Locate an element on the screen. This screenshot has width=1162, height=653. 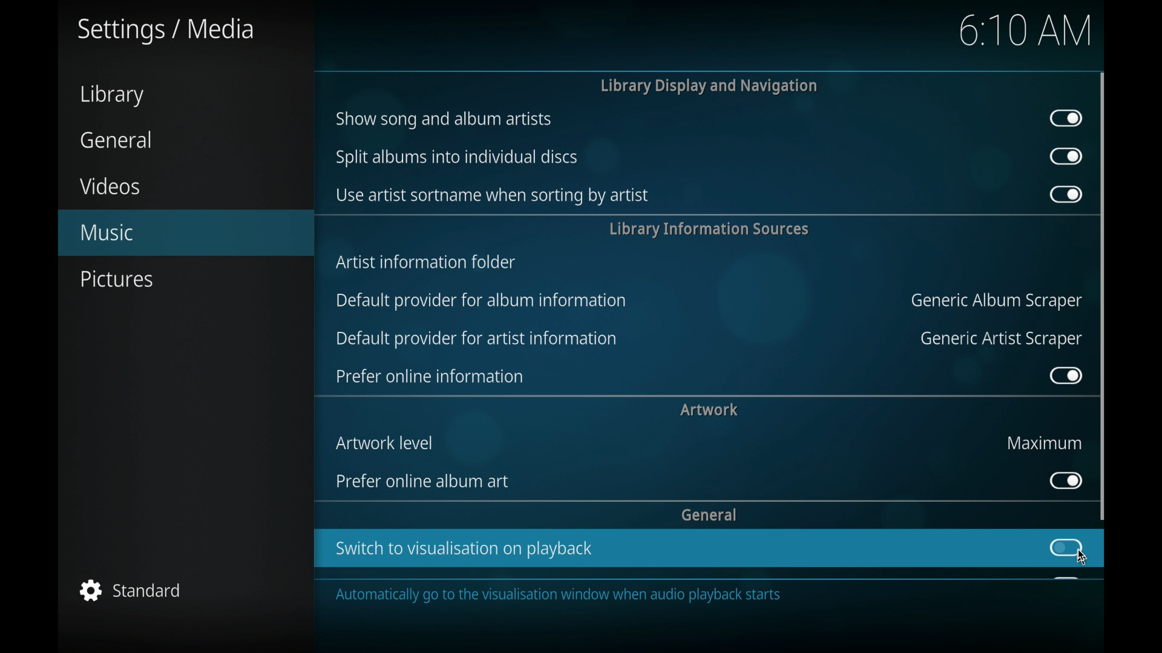
toggle button is located at coordinates (1065, 375).